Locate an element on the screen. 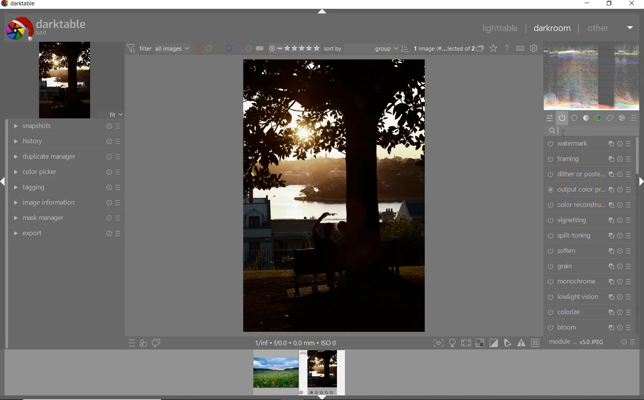 The height and width of the screenshot is (400, 644). cursor is located at coordinates (558, 131).